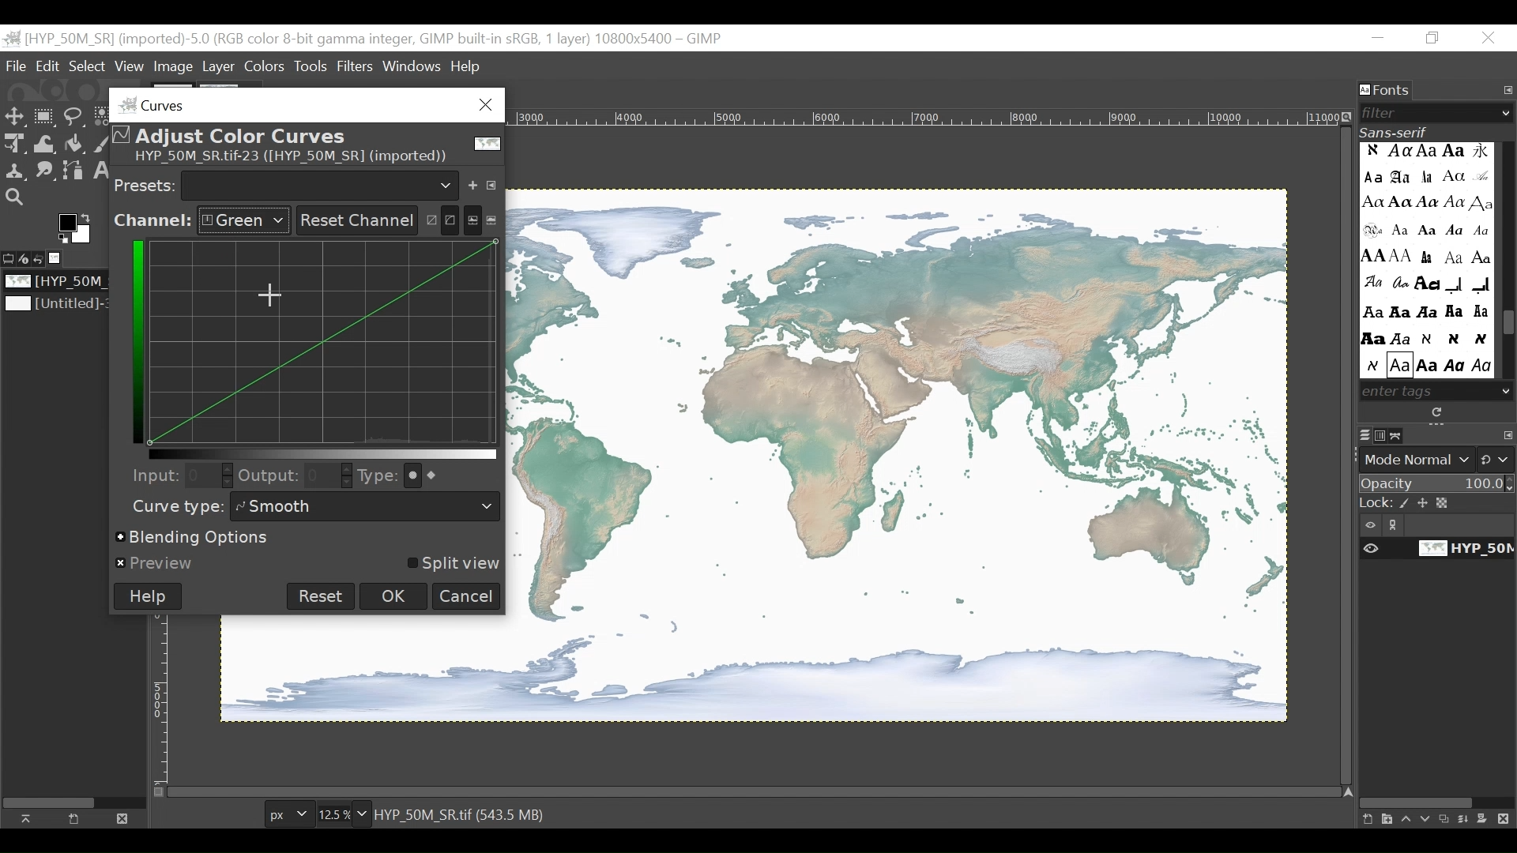  What do you see at coordinates (302, 104) in the screenshot?
I see `Curves` at bounding box center [302, 104].